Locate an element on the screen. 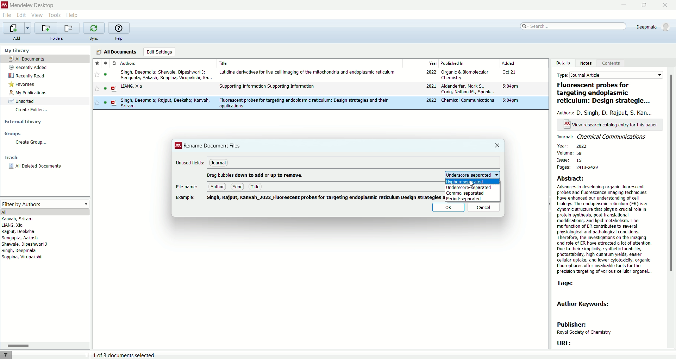  close is located at coordinates (497, 145).